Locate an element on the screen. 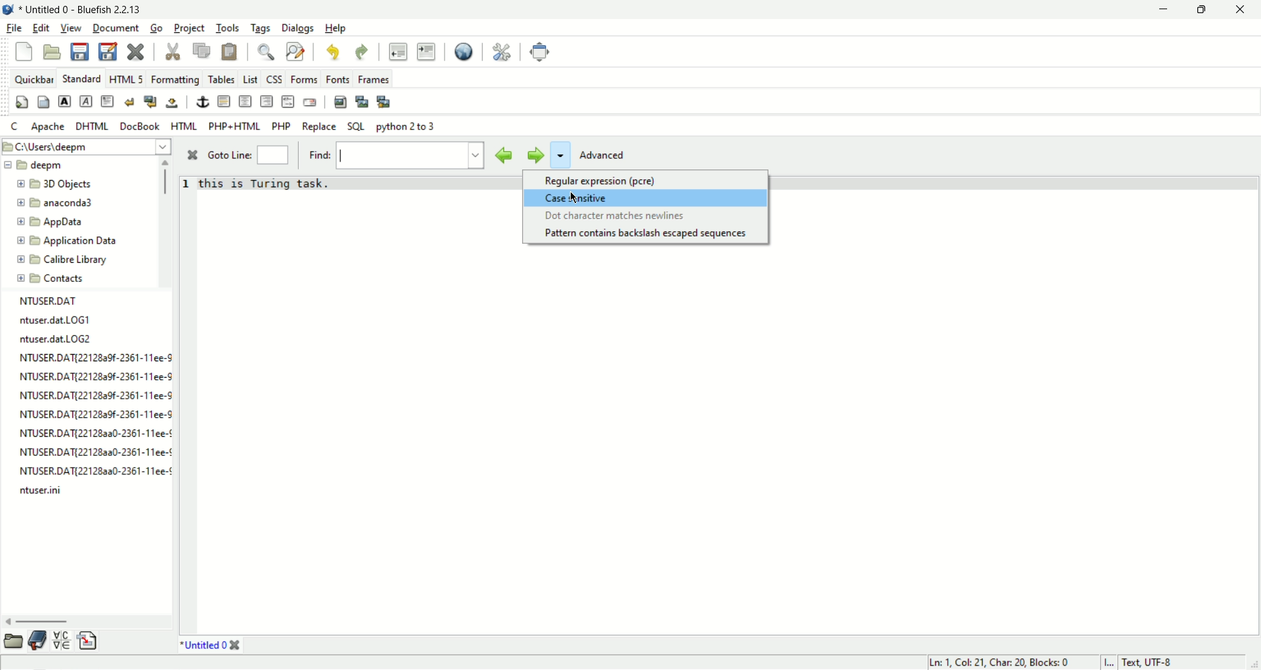 The height and width of the screenshot is (670, 1261). find and replace is located at coordinates (296, 52).